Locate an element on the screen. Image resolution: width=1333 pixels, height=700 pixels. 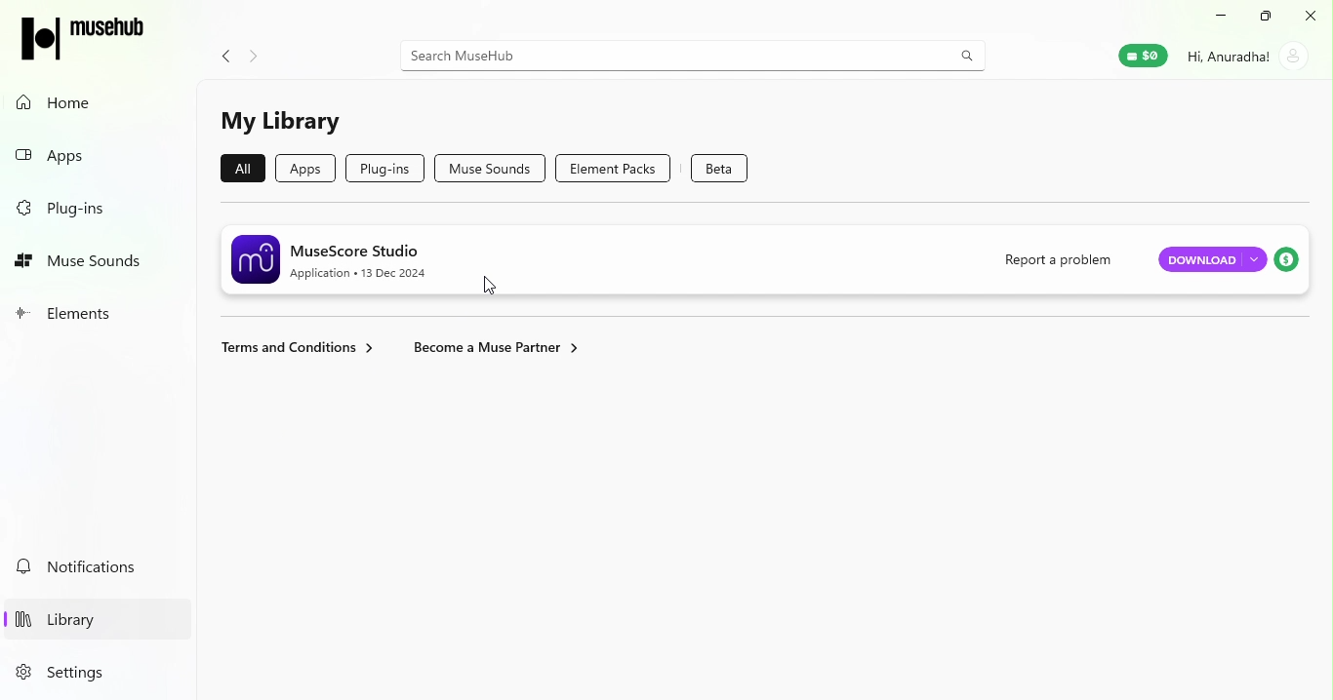
icon is located at coordinates (85, 34).